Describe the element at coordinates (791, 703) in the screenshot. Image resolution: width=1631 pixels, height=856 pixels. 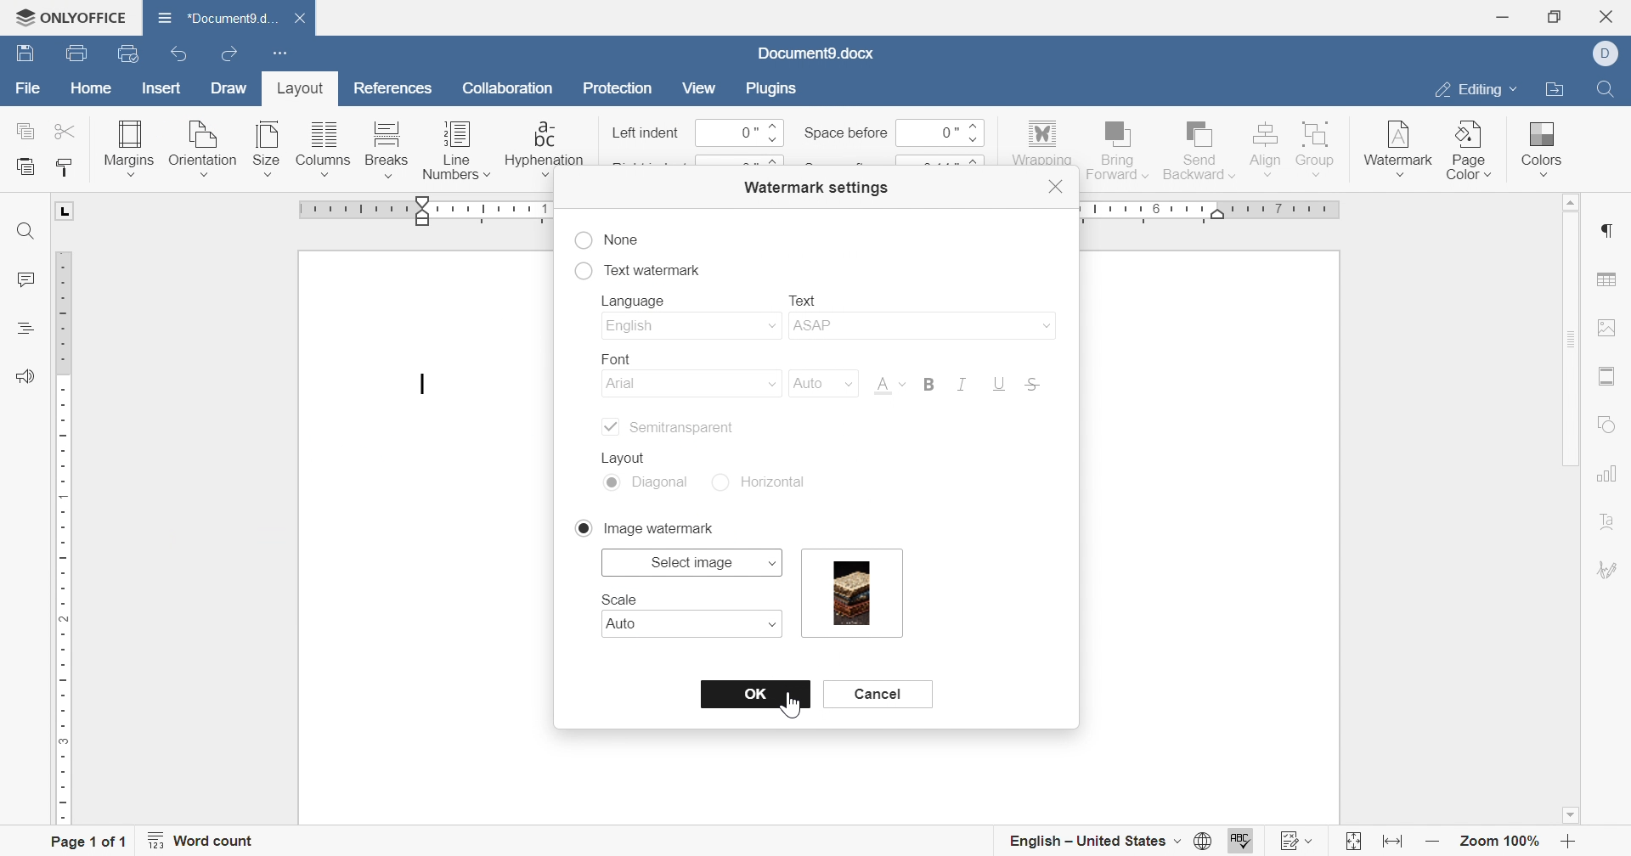
I see `cursor` at that location.